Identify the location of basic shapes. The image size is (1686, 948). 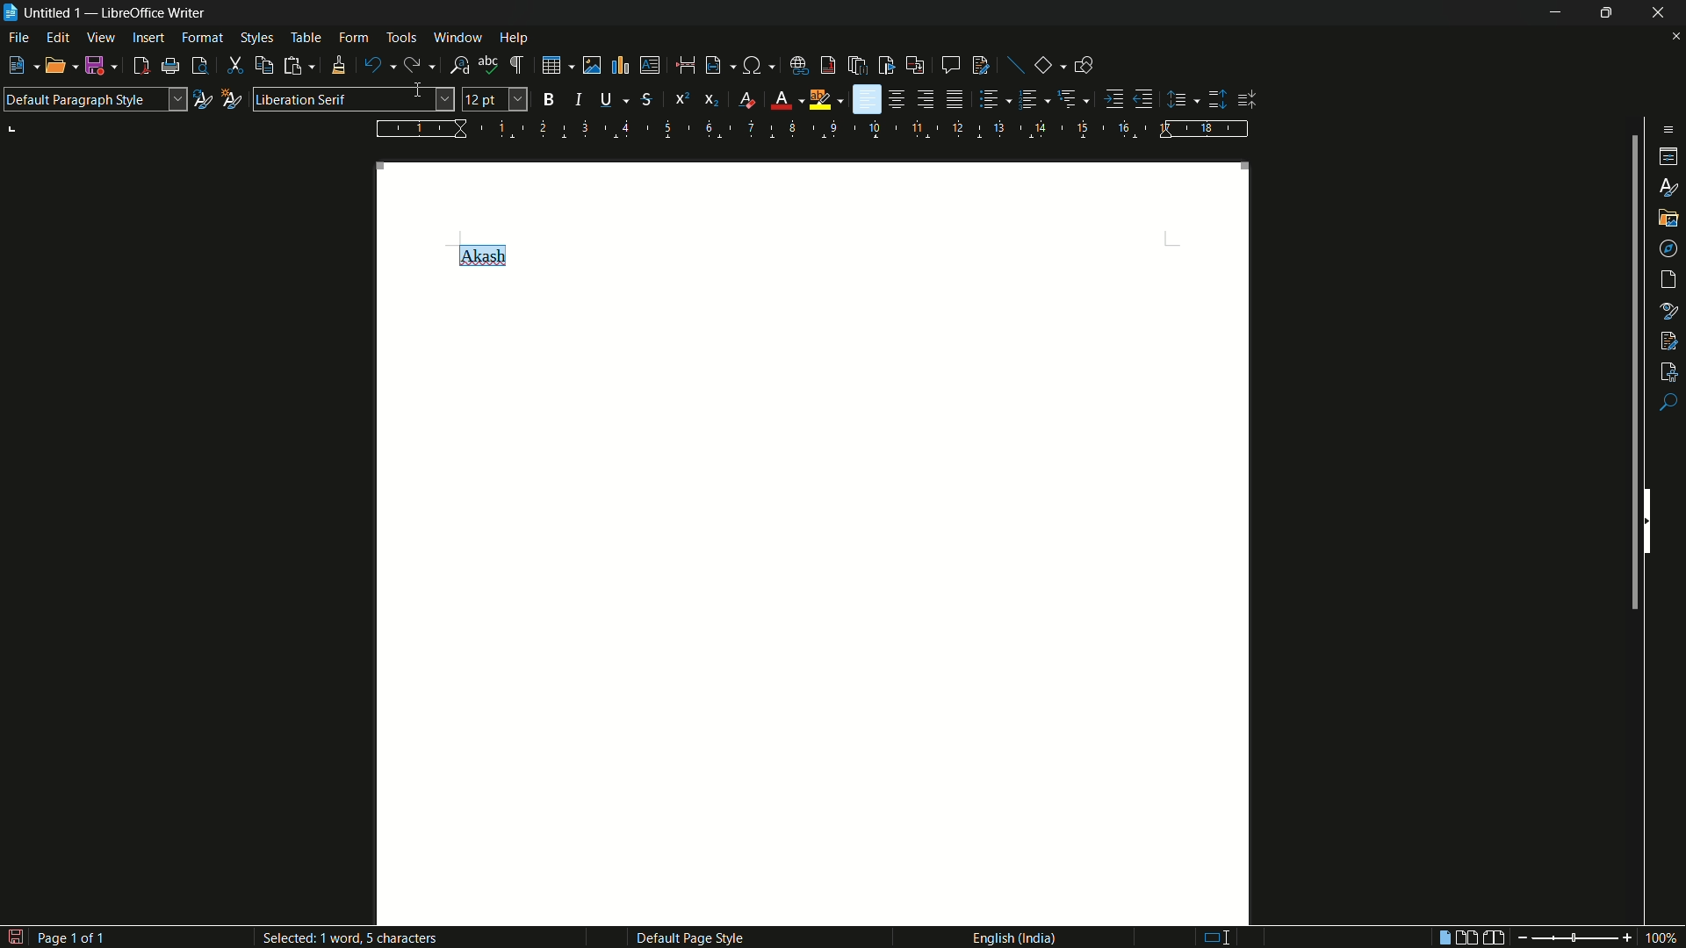
(1044, 66).